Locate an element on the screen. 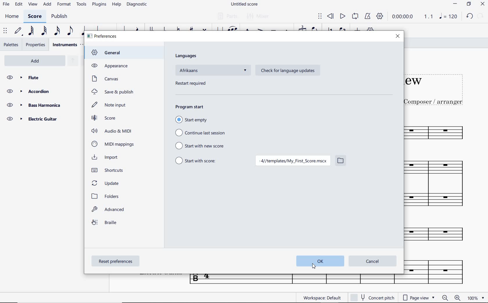 The height and width of the screenshot is (303, 488). shortcuts is located at coordinates (110, 170).